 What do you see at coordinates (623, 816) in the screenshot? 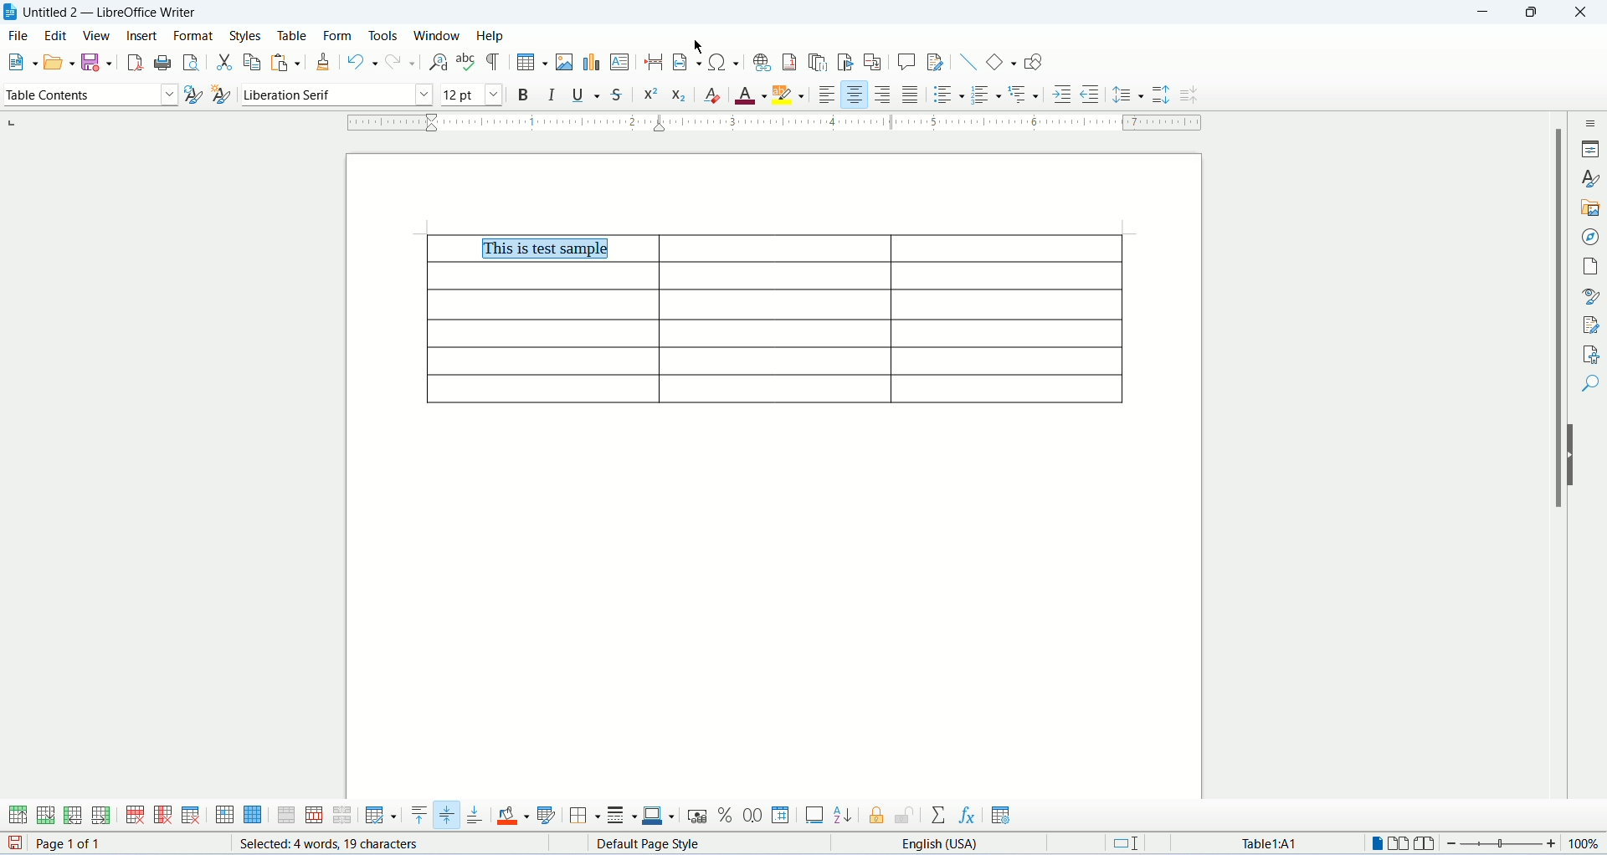
I see `border style` at bounding box center [623, 816].